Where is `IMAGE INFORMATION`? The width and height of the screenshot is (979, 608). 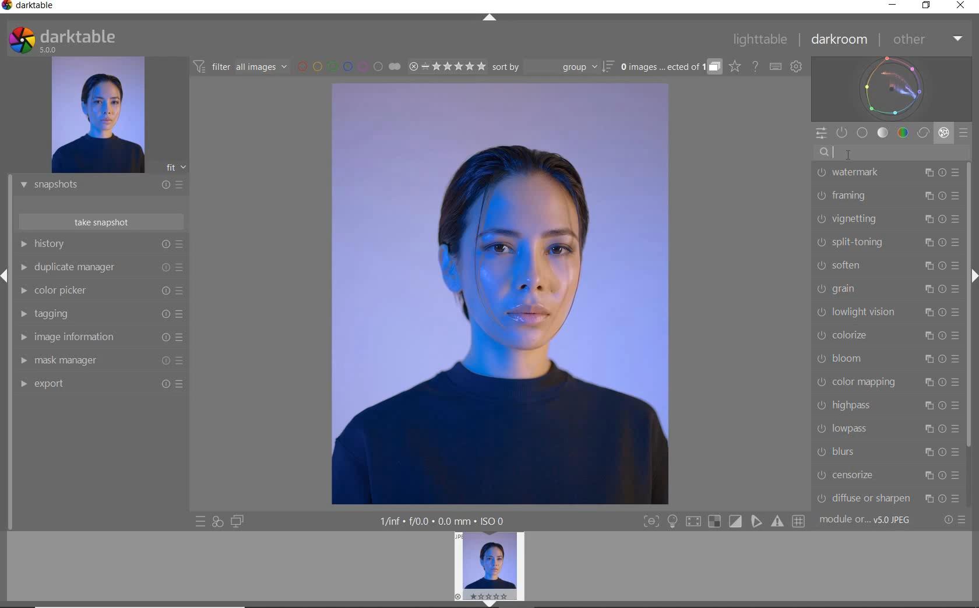 IMAGE INFORMATION is located at coordinates (97, 340).